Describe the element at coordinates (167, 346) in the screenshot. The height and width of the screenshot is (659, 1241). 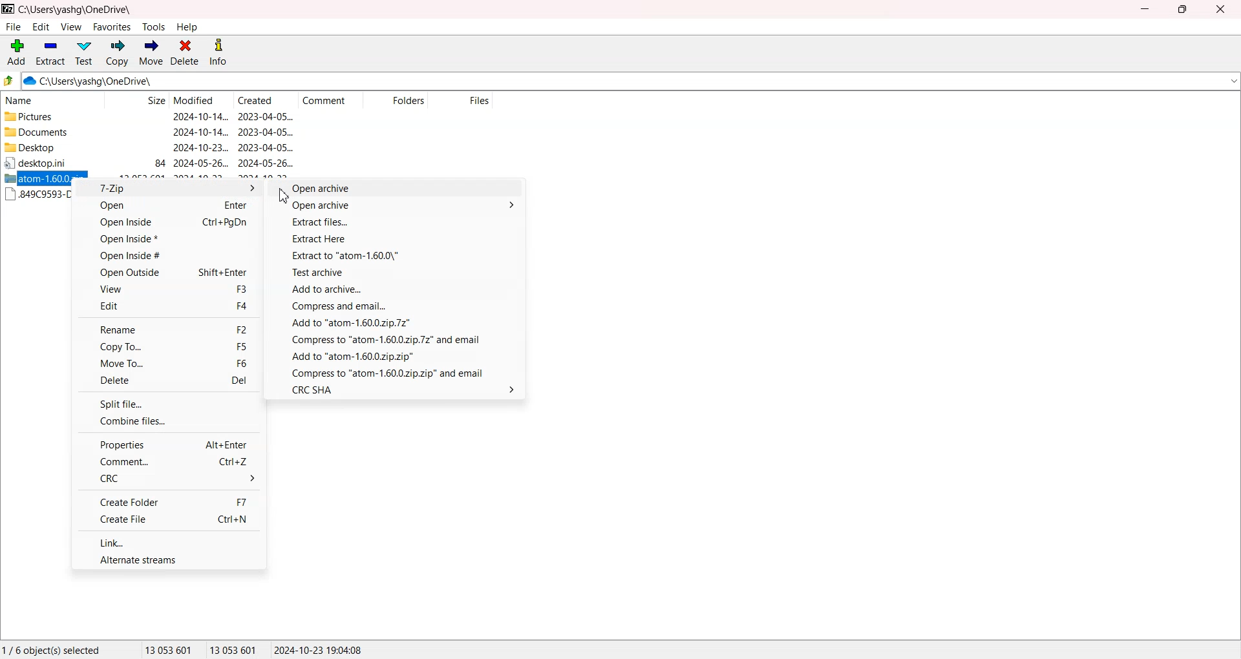
I see `Copy To` at that location.